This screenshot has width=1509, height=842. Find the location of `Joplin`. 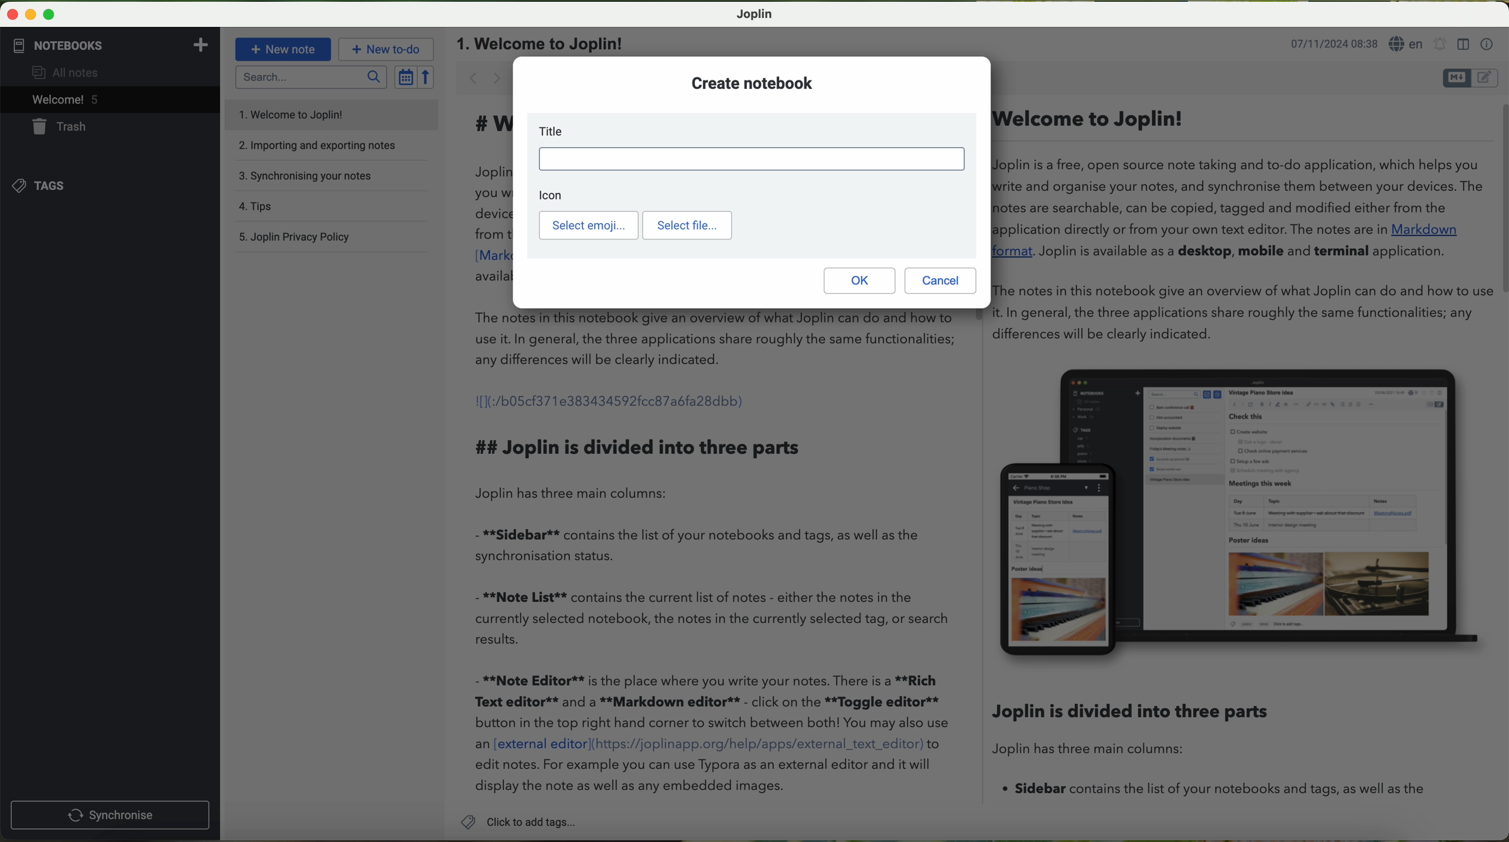

Joplin is located at coordinates (755, 13).